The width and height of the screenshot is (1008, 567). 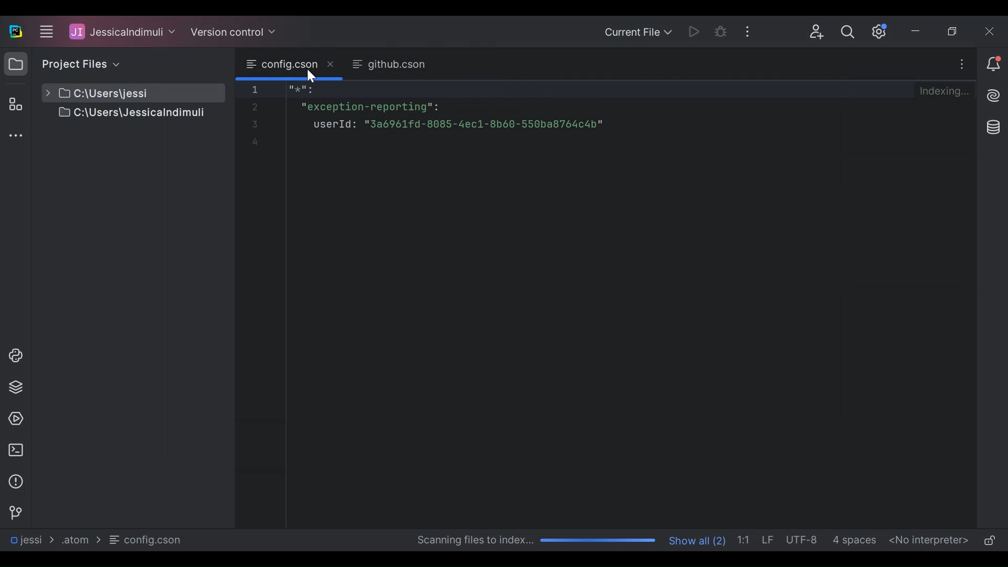 What do you see at coordinates (14, 104) in the screenshot?
I see `Structure` at bounding box center [14, 104].